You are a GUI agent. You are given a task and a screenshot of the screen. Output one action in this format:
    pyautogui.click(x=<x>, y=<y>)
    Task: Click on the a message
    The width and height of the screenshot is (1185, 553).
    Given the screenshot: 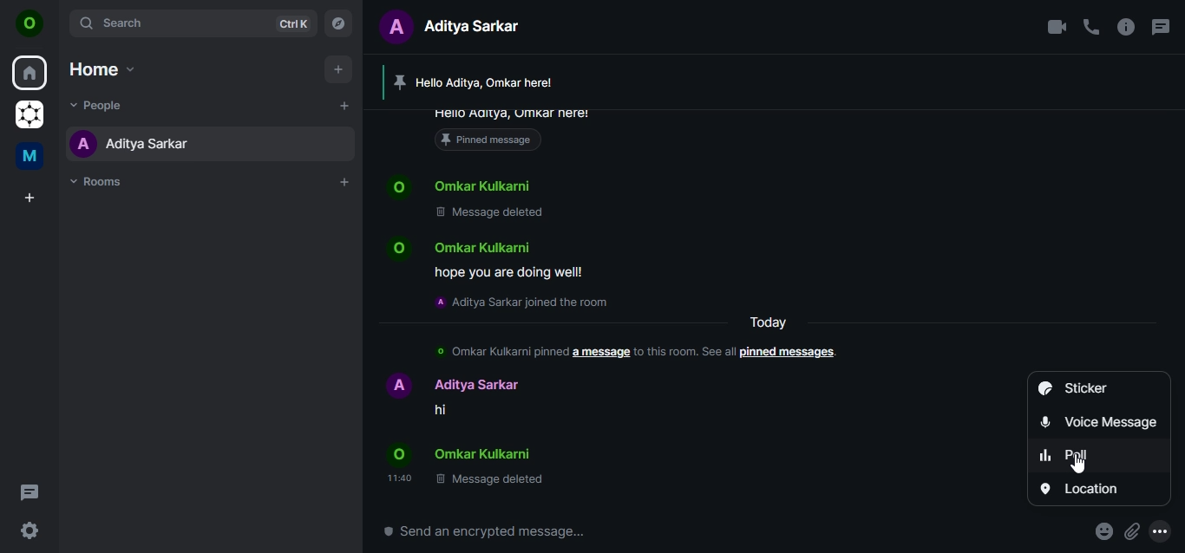 What is the action you would take?
    pyautogui.click(x=600, y=350)
    